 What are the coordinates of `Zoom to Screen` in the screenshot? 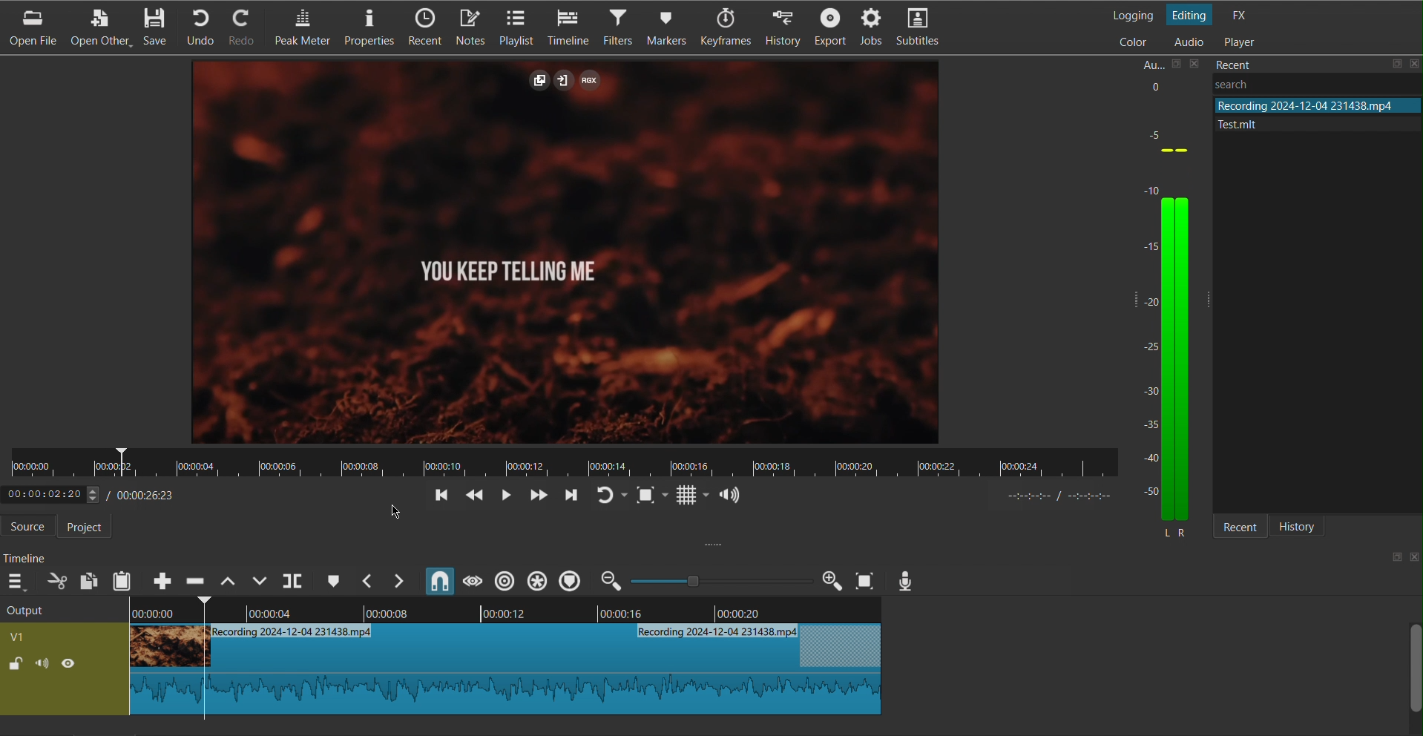 It's located at (864, 580).